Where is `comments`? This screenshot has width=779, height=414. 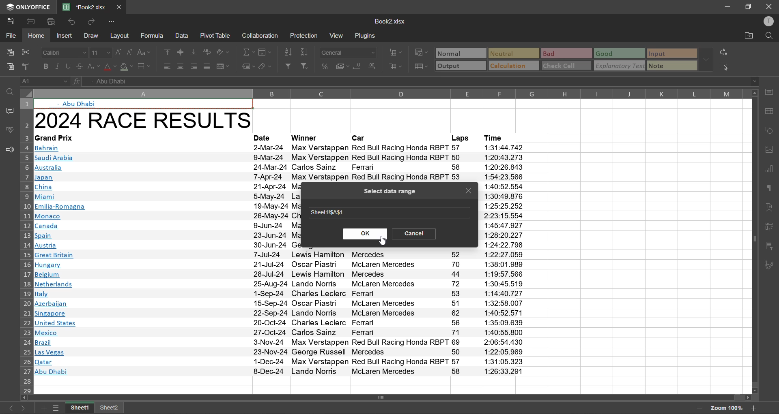 comments is located at coordinates (10, 111).